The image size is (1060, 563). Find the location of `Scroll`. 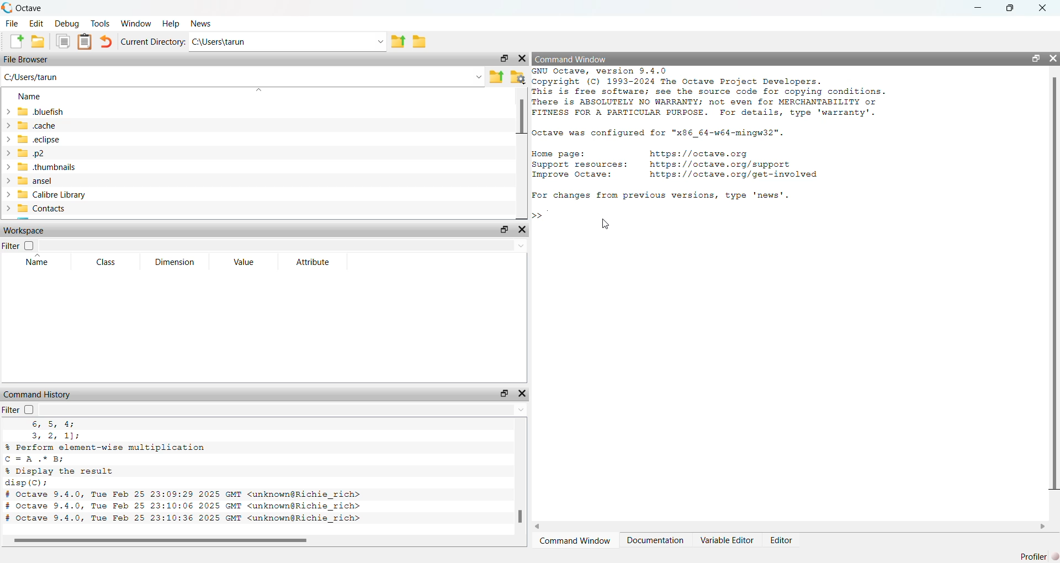

Scroll is located at coordinates (521, 477).